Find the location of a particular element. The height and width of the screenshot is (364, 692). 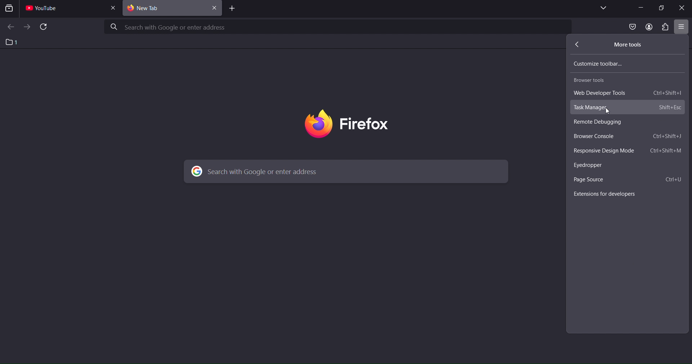

extensions is located at coordinates (666, 27).